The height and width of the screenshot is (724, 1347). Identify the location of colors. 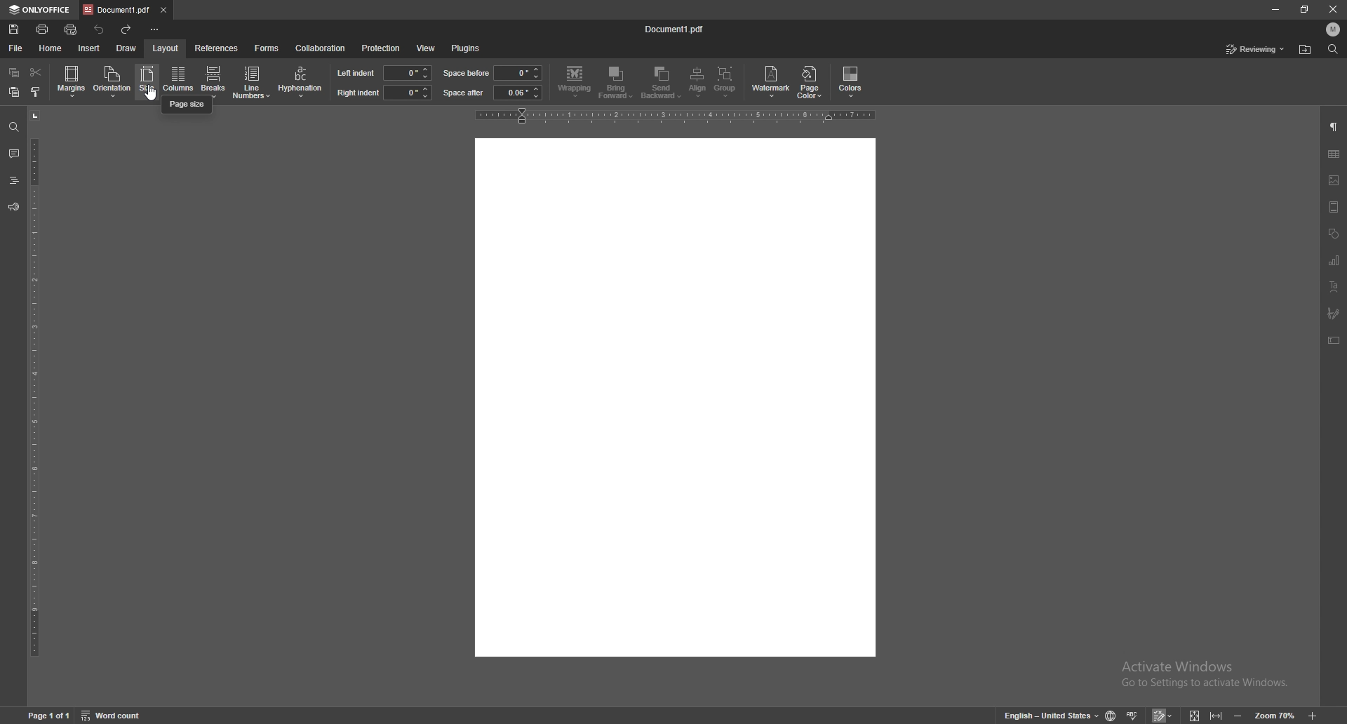
(851, 82).